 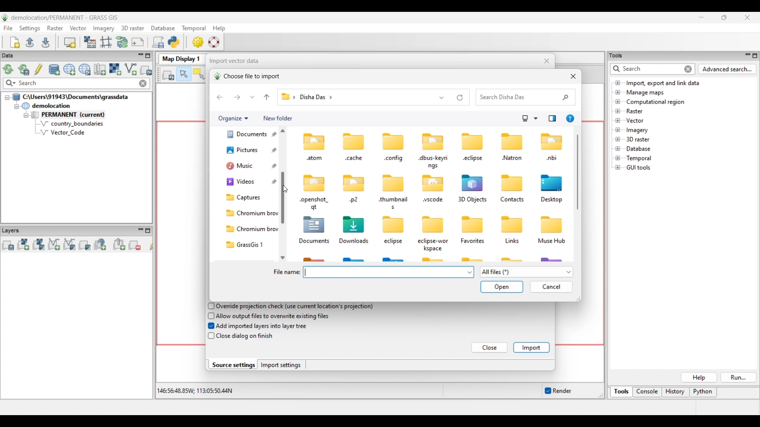 I want to click on Documents, so click(x=313, y=242).